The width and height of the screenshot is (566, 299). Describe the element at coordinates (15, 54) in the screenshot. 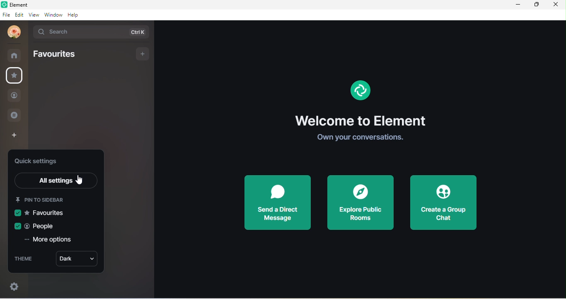

I see `room` at that location.